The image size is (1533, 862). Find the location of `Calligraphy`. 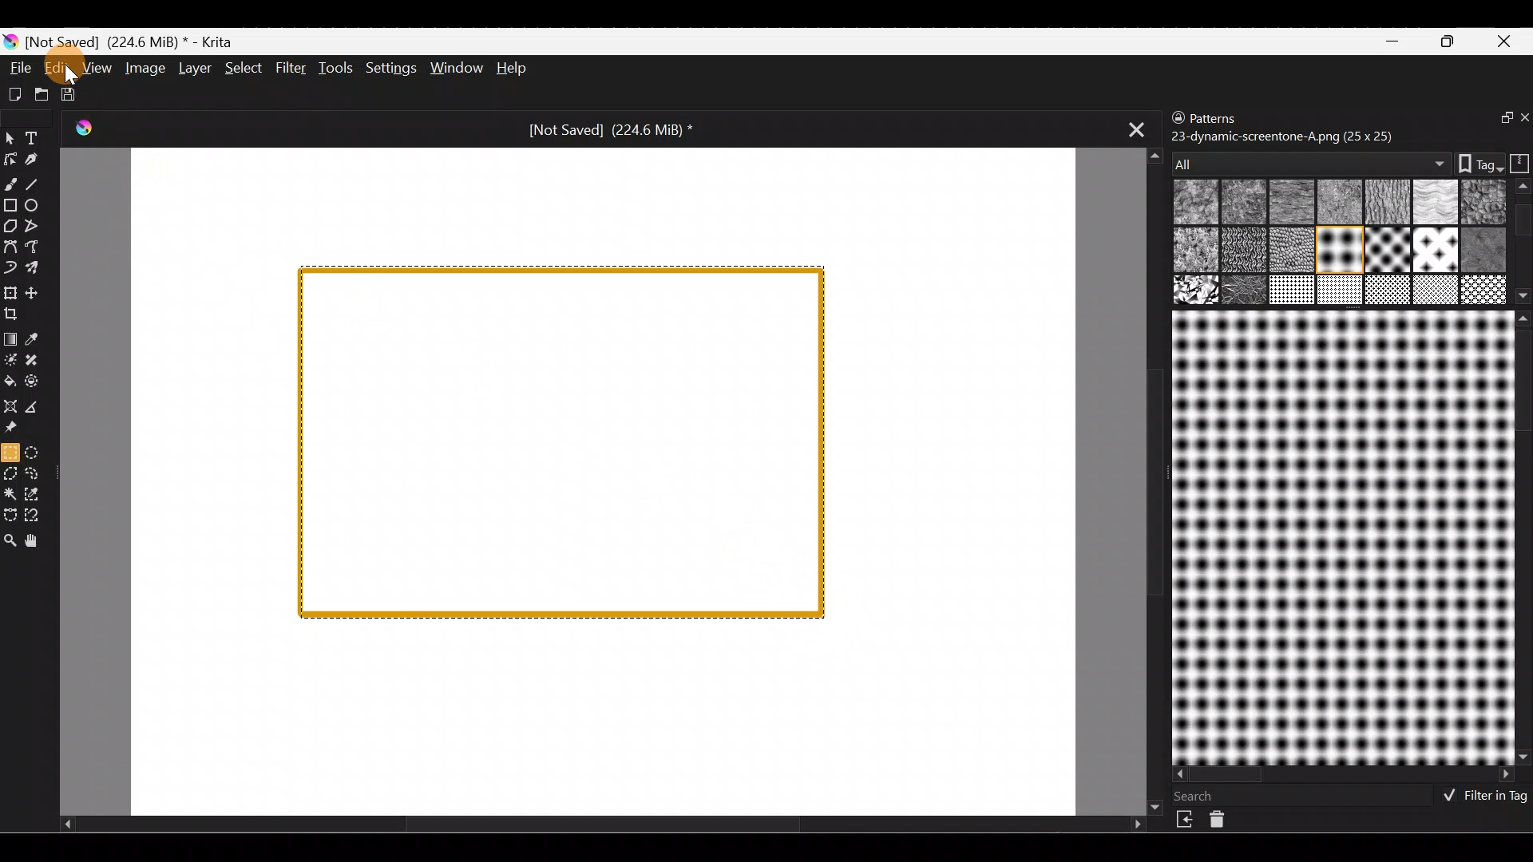

Calligraphy is located at coordinates (34, 159).